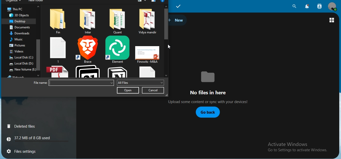  I want to click on ile, so click(88, 21).